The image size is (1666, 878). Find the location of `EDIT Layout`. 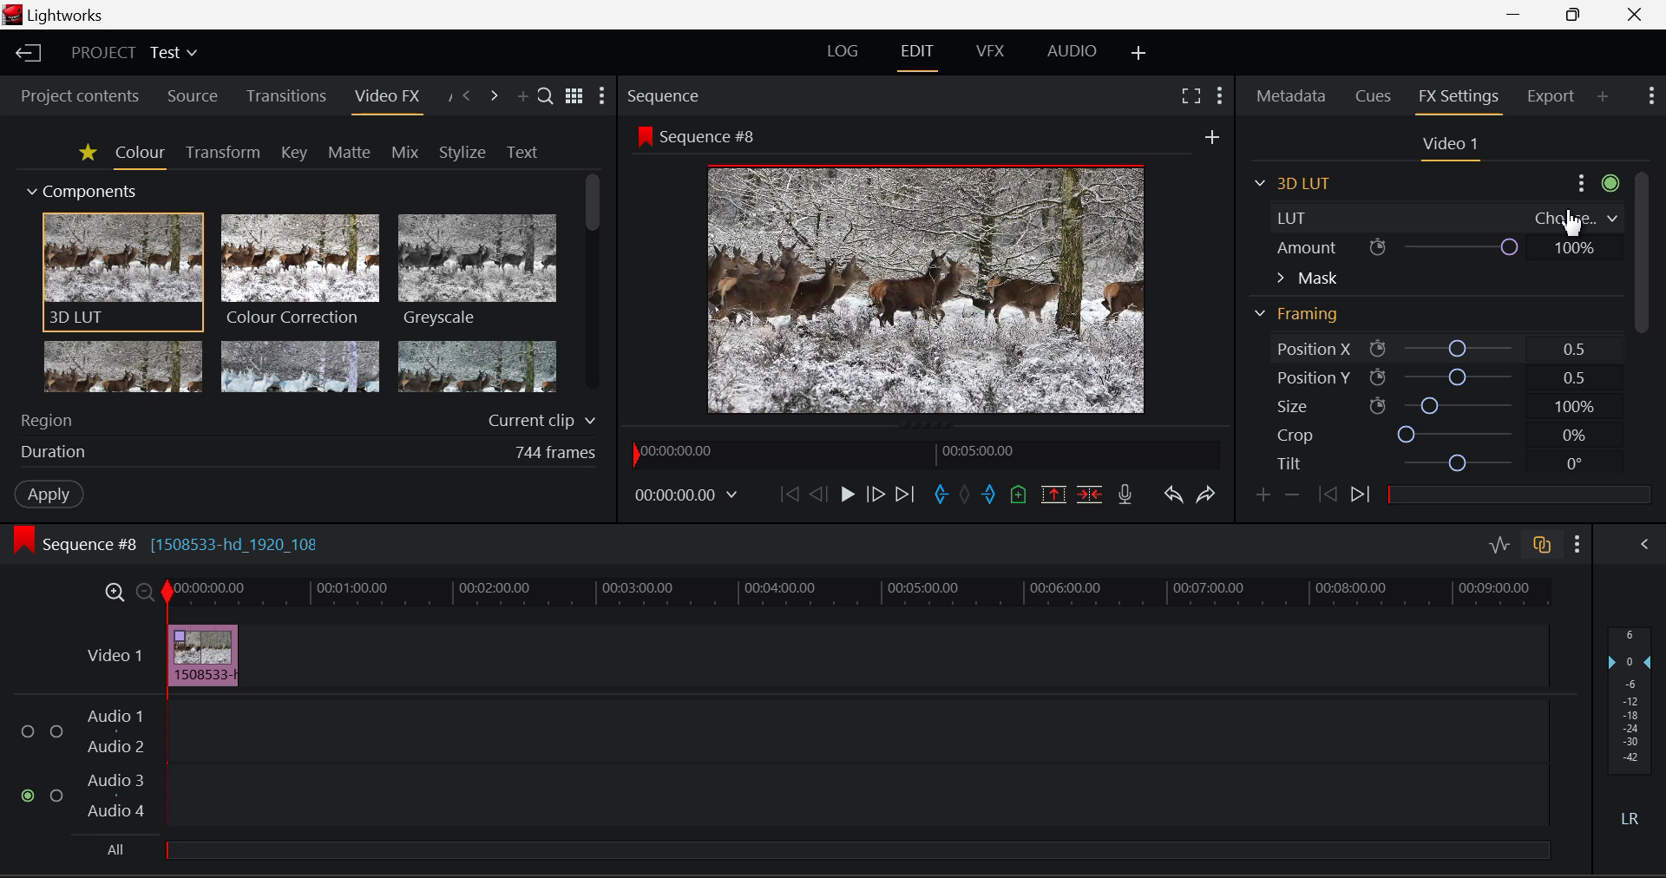

EDIT Layout is located at coordinates (915, 56).